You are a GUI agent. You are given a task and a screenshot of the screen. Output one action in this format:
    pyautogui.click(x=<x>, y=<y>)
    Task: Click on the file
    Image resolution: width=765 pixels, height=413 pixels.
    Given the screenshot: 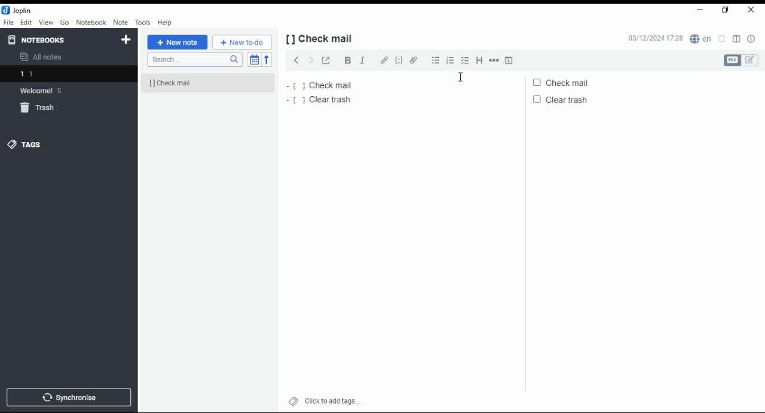 What is the action you would take?
    pyautogui.click(x=8, y=23)
    